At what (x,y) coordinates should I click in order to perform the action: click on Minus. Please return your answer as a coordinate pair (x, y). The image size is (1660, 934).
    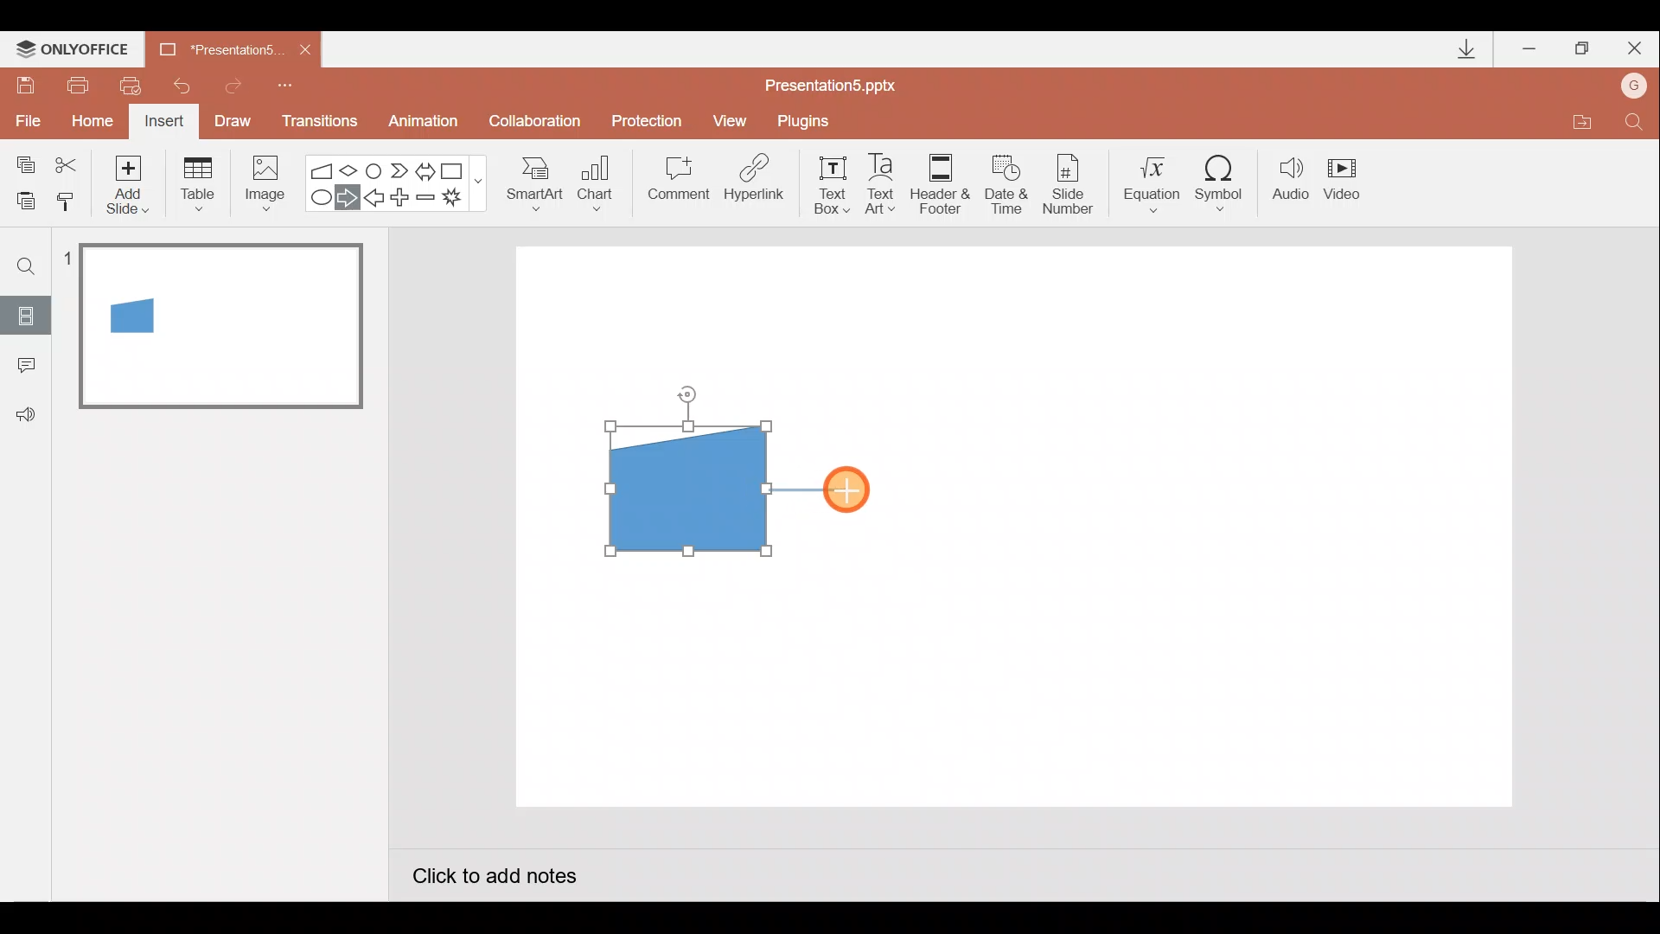
    Looking at the image, I should click on (427, 201).